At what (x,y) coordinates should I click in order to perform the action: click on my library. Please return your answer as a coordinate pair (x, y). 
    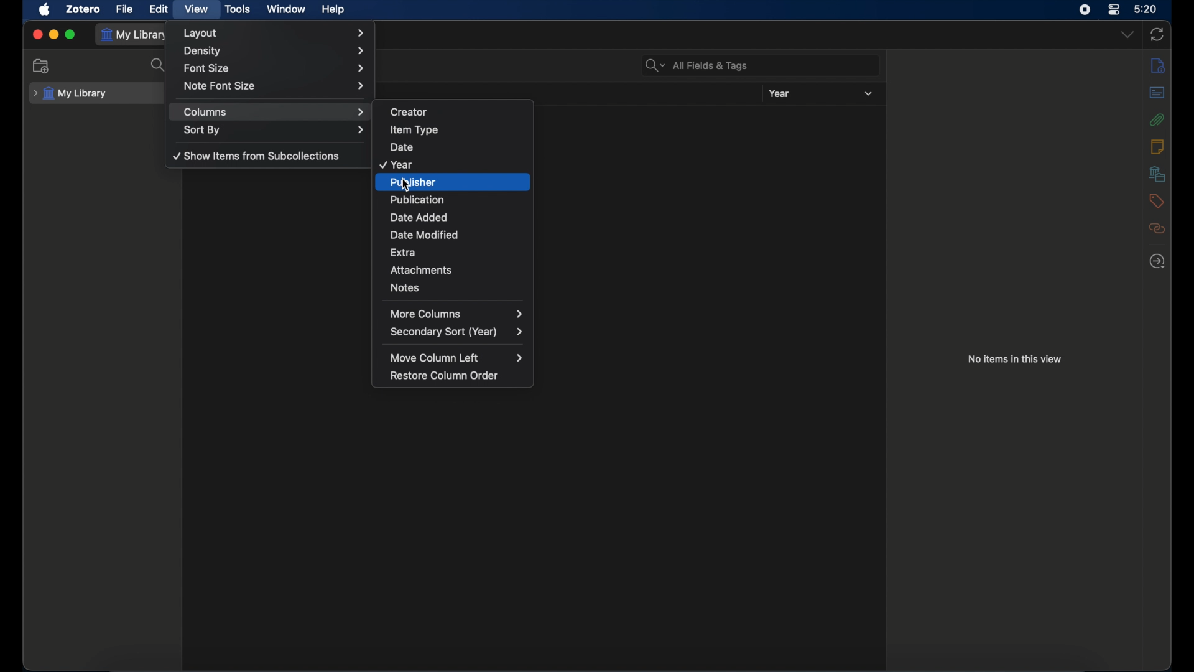
    Looking at the image, I should click on (136, 35).